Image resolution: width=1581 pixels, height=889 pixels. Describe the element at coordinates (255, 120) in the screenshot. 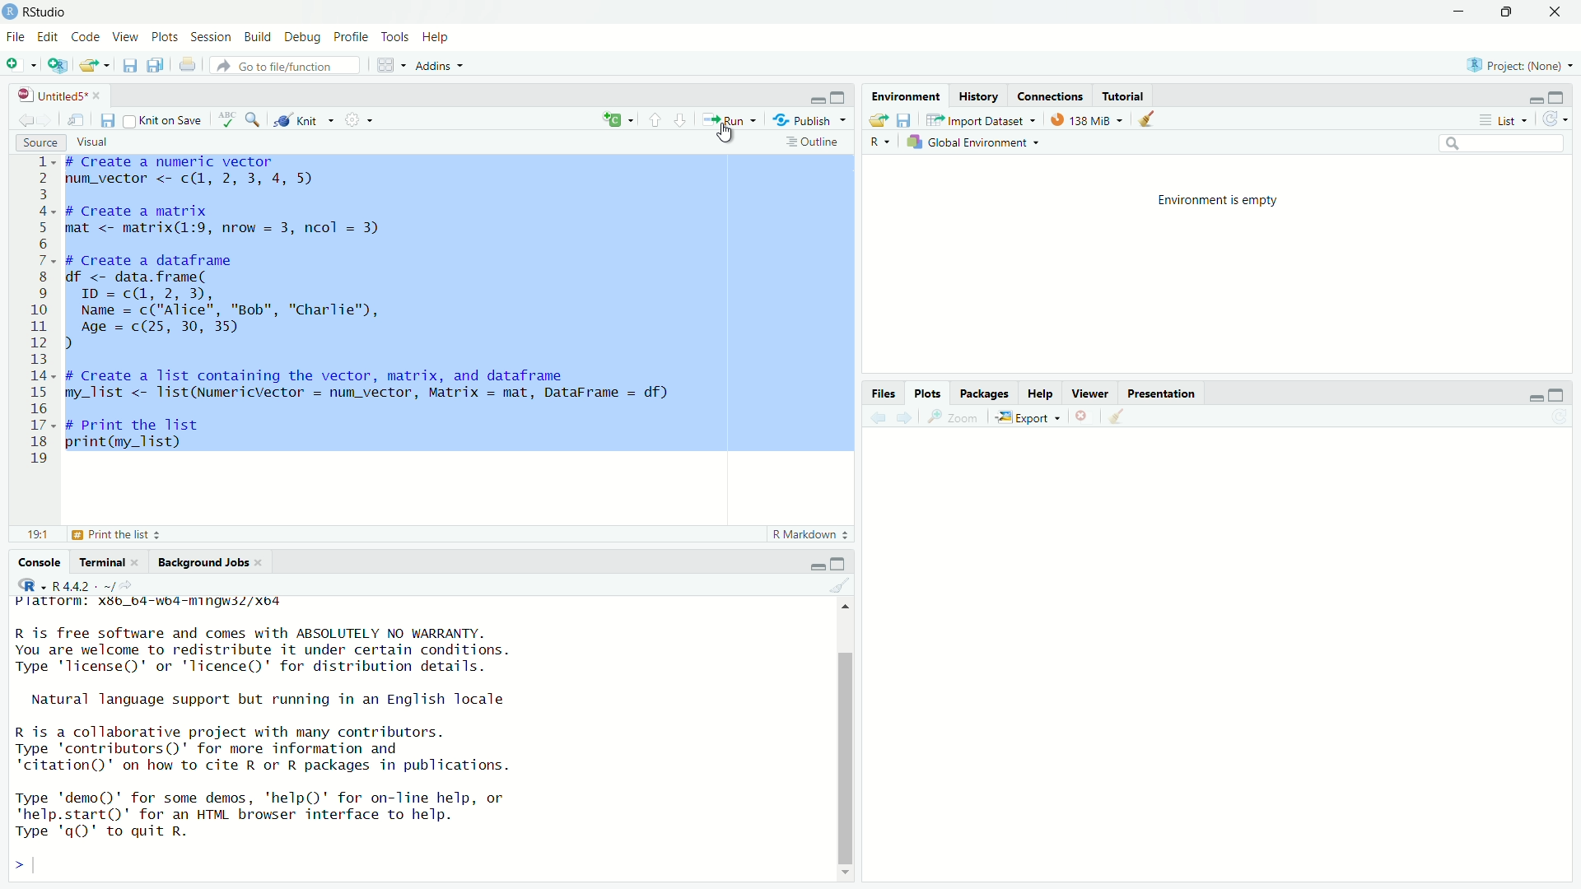

I see `search` at that location.